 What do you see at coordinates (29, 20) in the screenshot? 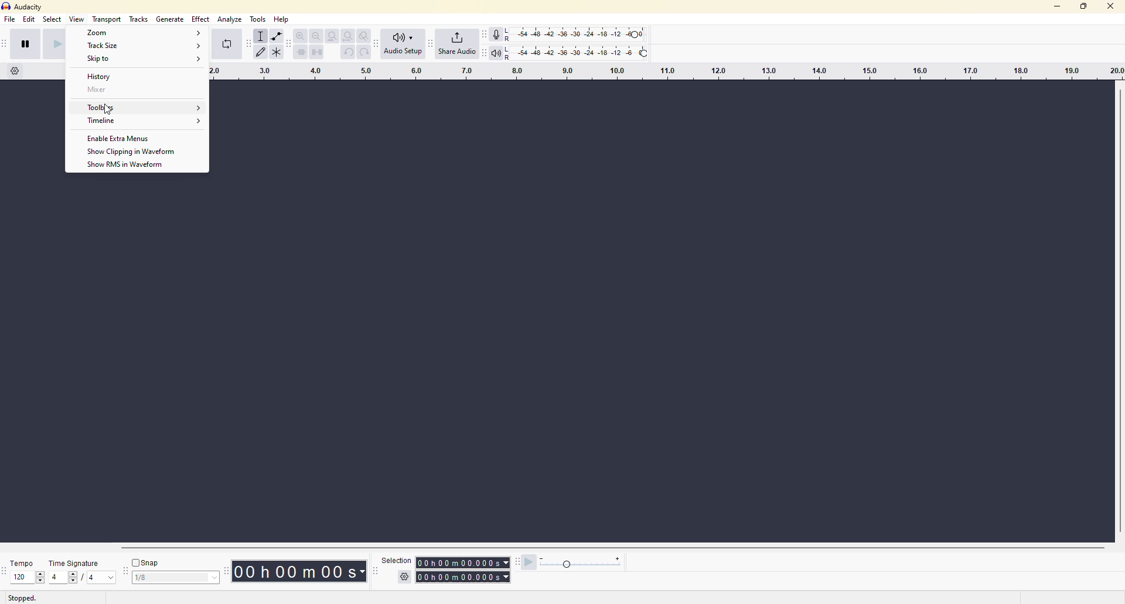
I see `edit` at bounding box center [29, 20].